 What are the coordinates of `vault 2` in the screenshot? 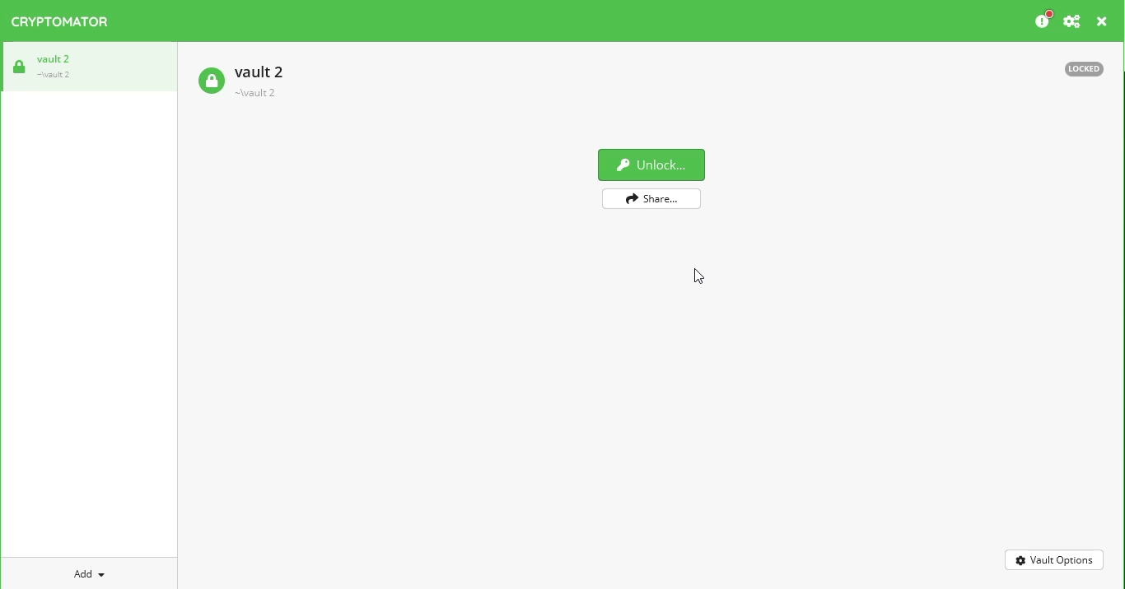 It's located at (244, 81).